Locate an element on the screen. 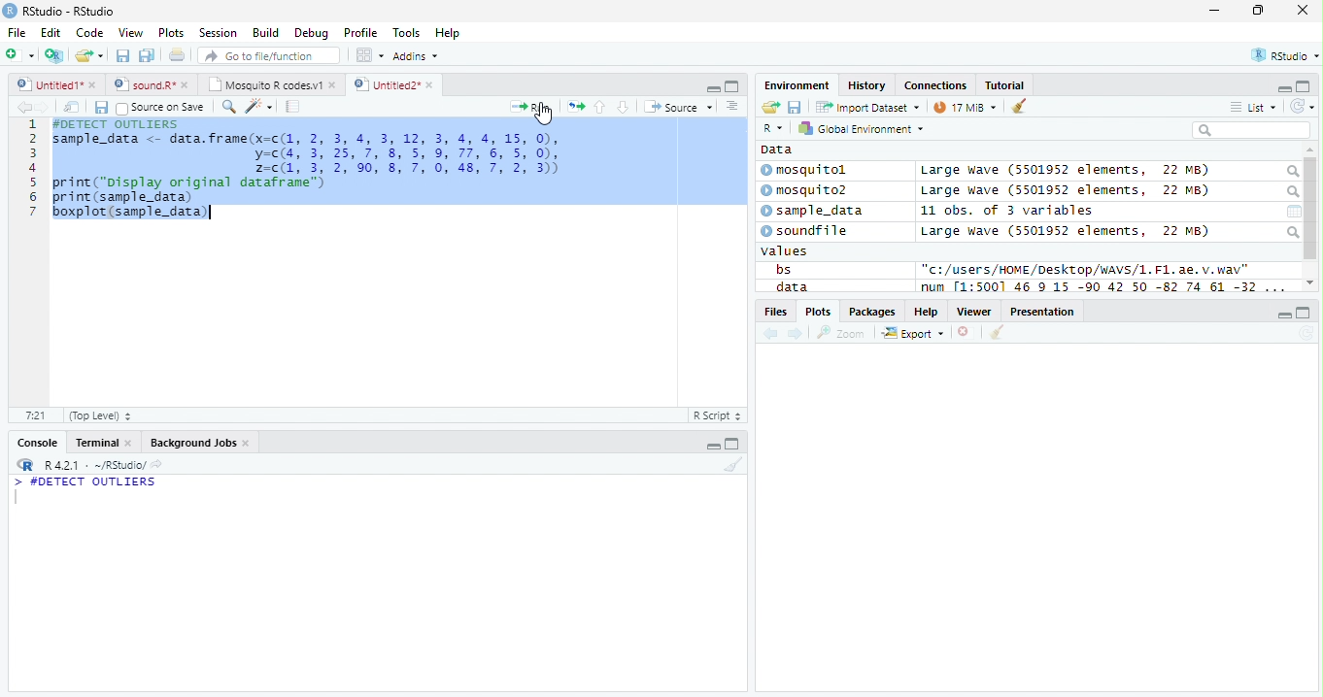  R is located at coordinates (775, 128).